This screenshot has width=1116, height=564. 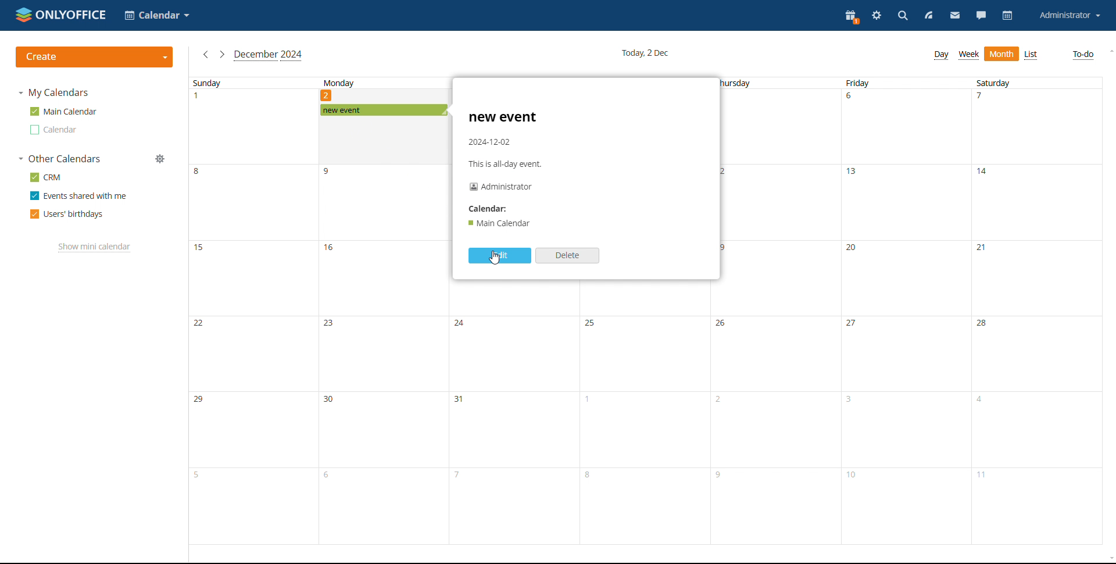 I want to click on create, so click(x=94, y=58).